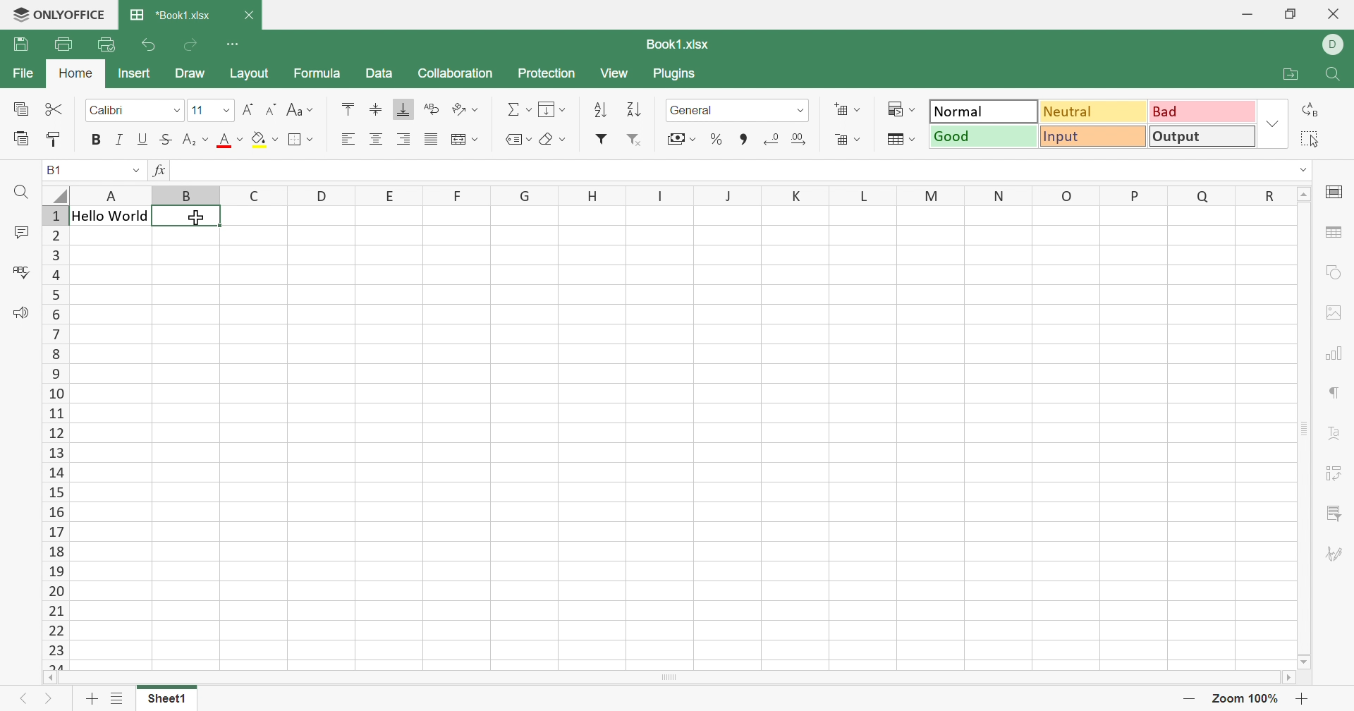  I want to click on Input, so click(1092, 135).